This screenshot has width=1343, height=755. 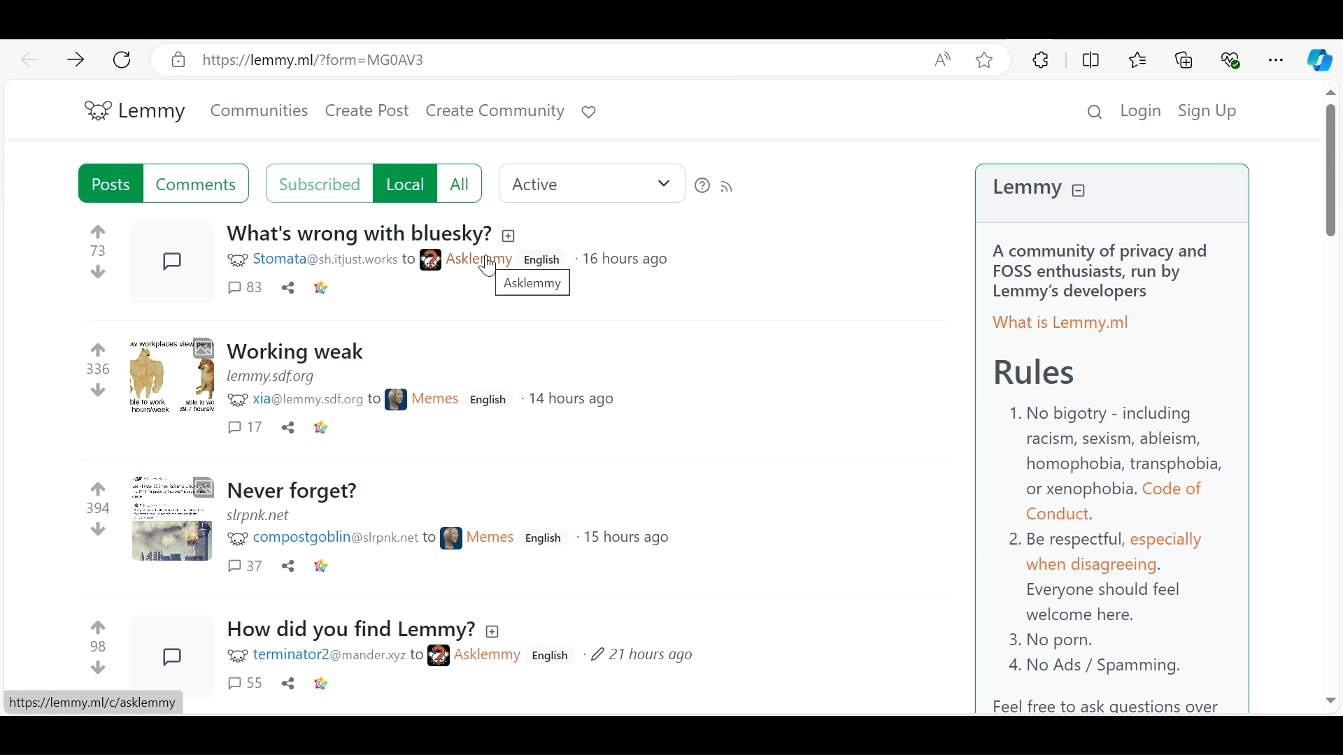 What do you see at coordinates (357, 236) in the screenshot?
I see `Post` at bounding box center [357, 236].